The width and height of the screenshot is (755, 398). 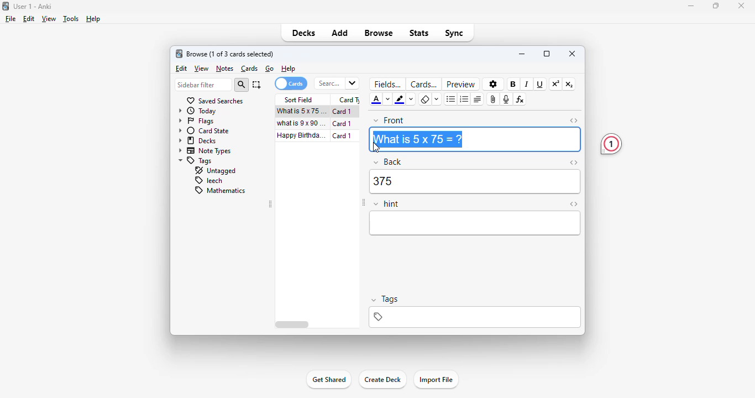 I want to click on italic, so click(x=527, y=84).